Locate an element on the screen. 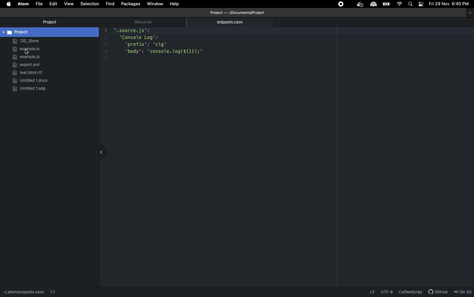 The image size is (474, 297). Extensions is located at coordinates (343, 4).